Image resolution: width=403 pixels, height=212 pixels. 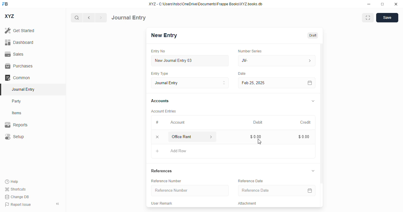 I want to click on dashboard, so click(x=19, y=42).